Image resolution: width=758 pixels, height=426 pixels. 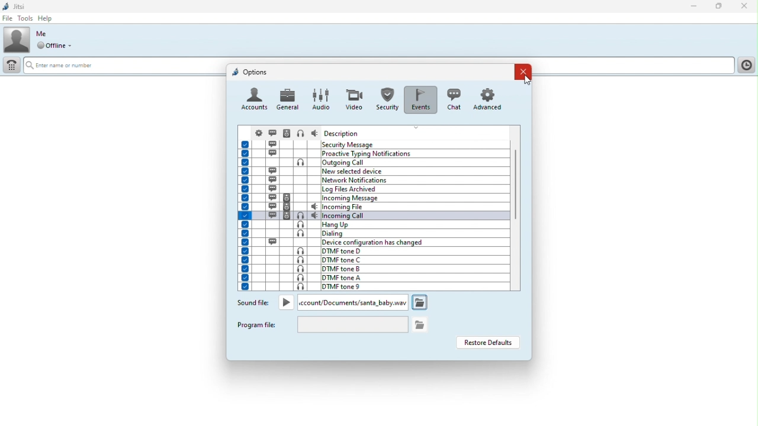 What do you see at coordinates (523, 71) in the screenshot?
I see `Close` at bounding box center [523, 71].